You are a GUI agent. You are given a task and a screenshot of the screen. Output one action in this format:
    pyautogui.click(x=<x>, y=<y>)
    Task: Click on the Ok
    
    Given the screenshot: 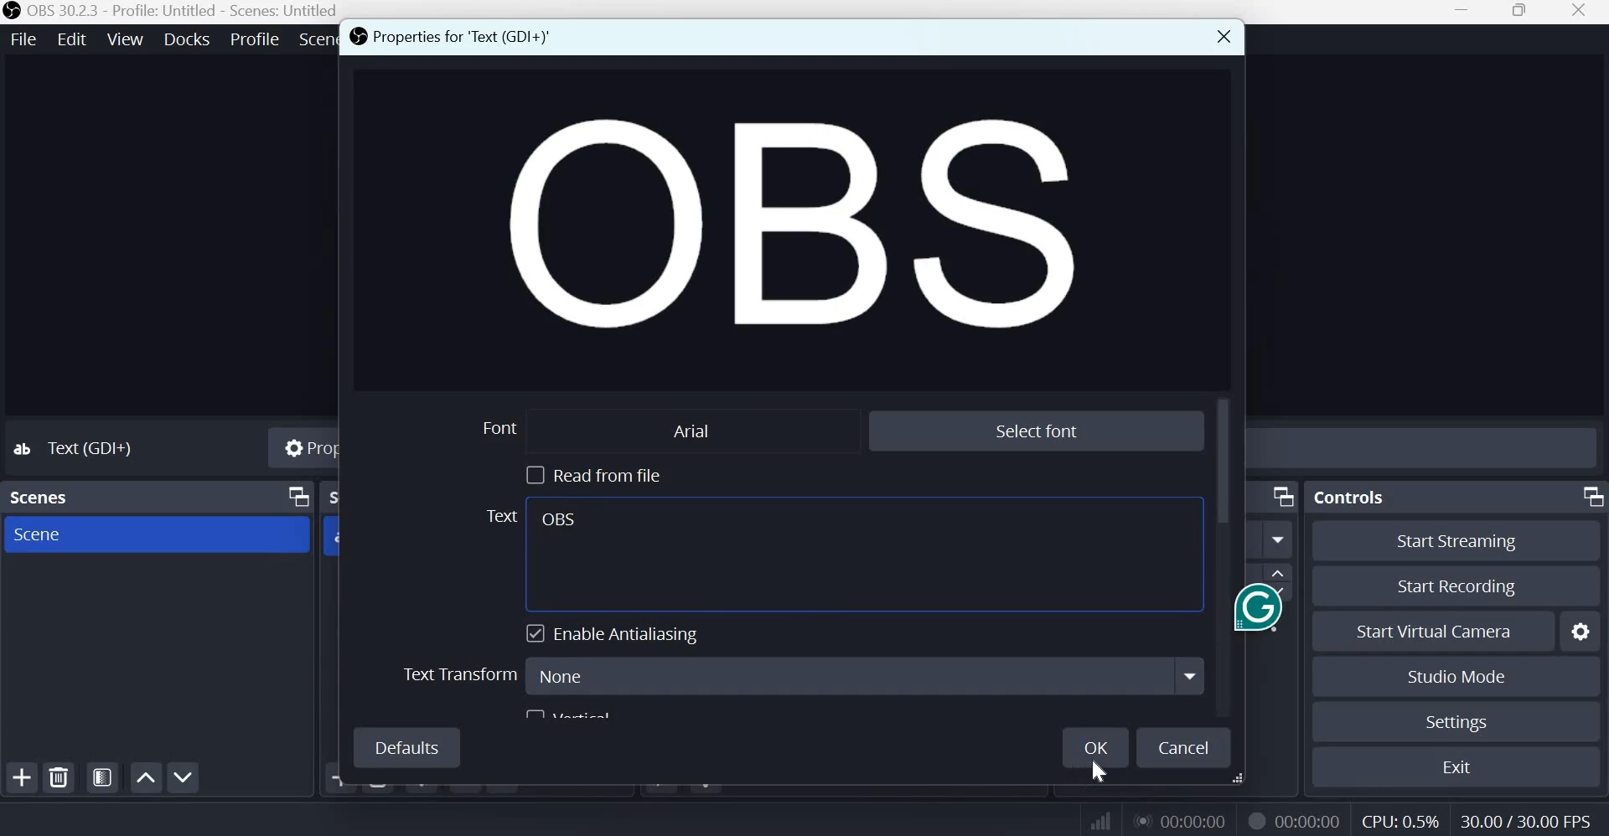 What is the action you would take?
    pyautogui.click(x=1098, y=747)
    